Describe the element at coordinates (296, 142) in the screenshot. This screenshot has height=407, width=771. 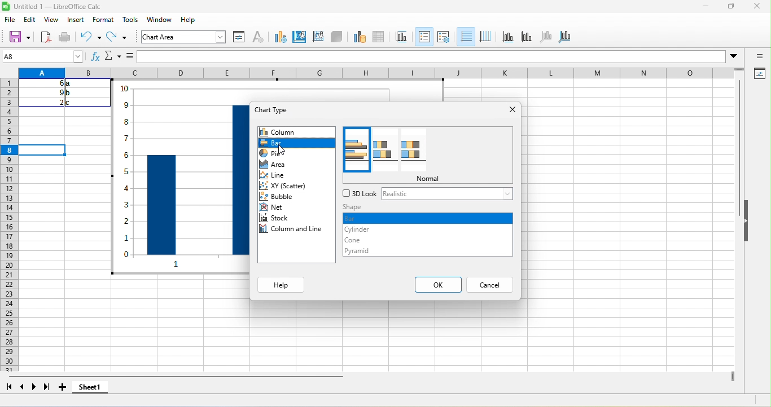
I see `select bar` at that location.